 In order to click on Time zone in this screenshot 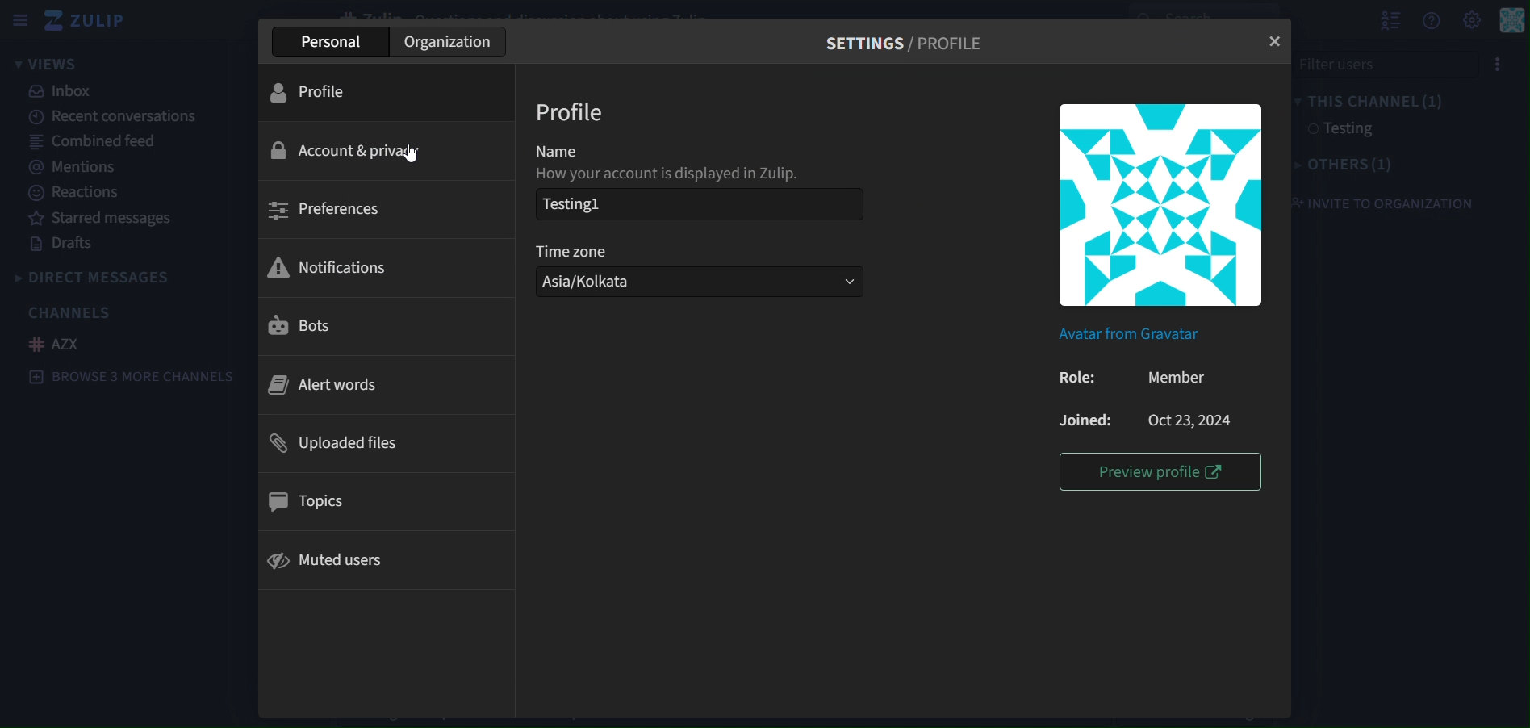, I will do `click(577, 253)`.